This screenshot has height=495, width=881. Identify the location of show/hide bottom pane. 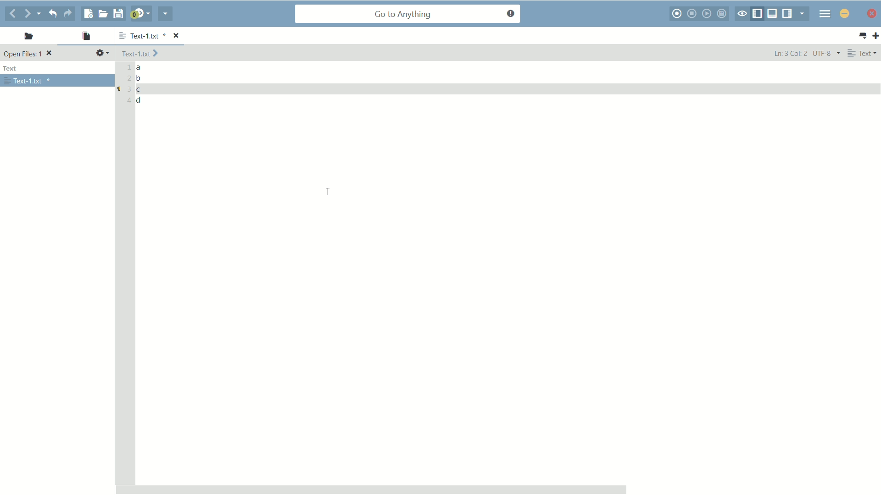
(772, 13).